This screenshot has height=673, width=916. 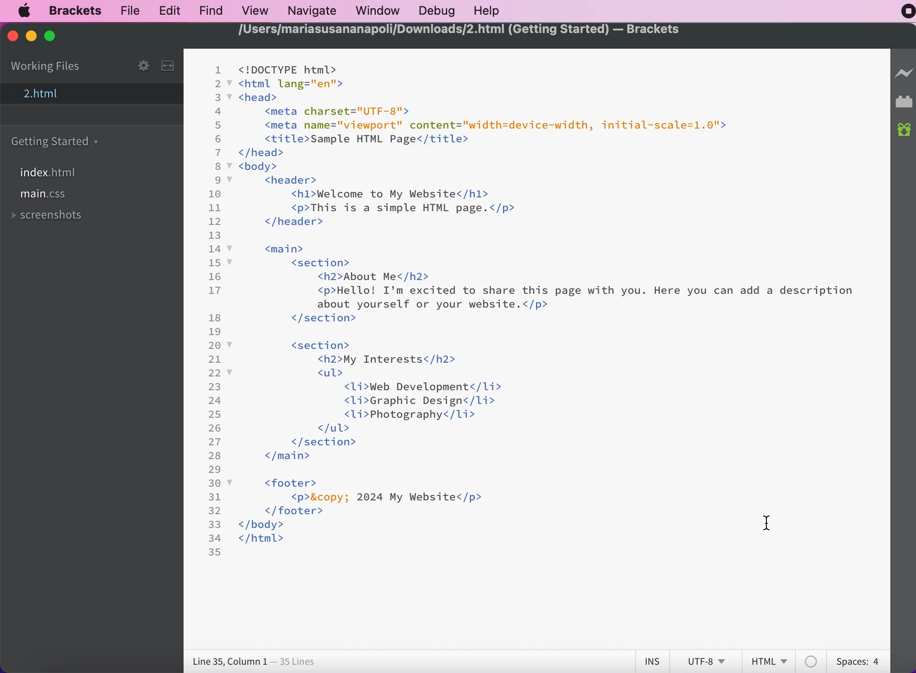 I want to click on configure working set, so click(x=140, y=64).